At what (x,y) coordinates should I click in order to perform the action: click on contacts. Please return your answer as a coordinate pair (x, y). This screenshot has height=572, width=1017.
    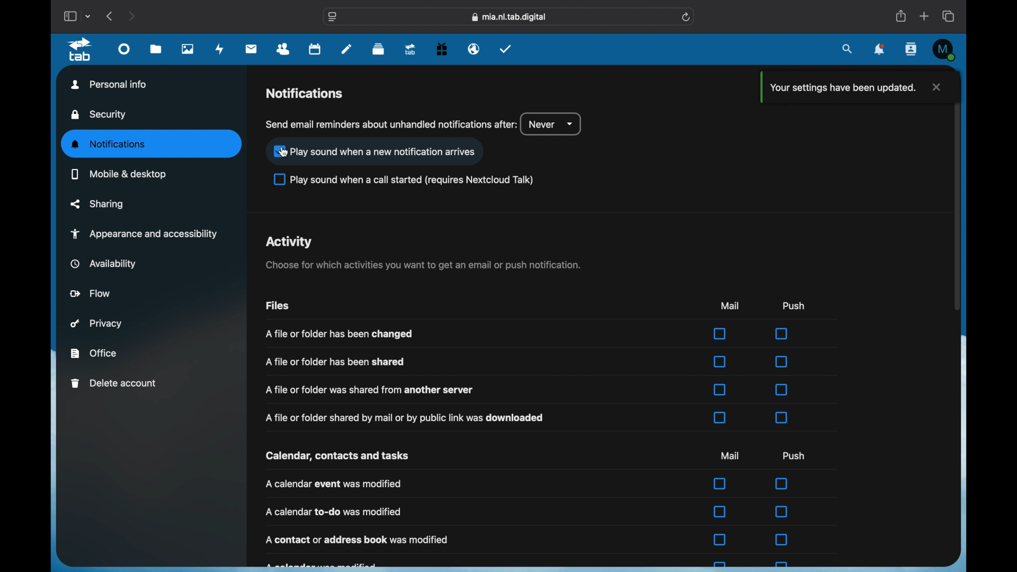
    Looking at the image, I should click on (283, 49).